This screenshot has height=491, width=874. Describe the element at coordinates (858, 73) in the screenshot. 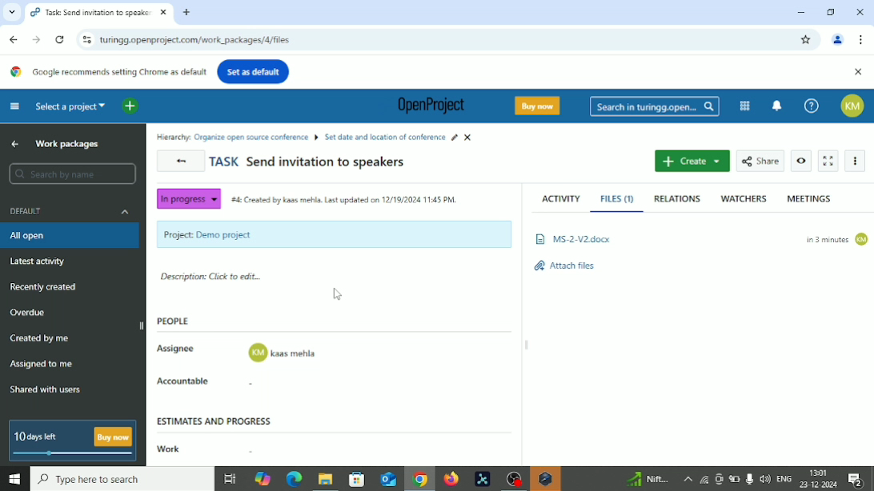

I see `Close` at that location.